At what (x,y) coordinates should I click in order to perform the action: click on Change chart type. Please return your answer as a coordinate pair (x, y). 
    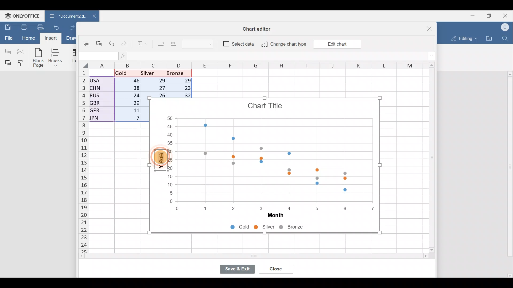
    Looking at the image, I should click on (284, 44).